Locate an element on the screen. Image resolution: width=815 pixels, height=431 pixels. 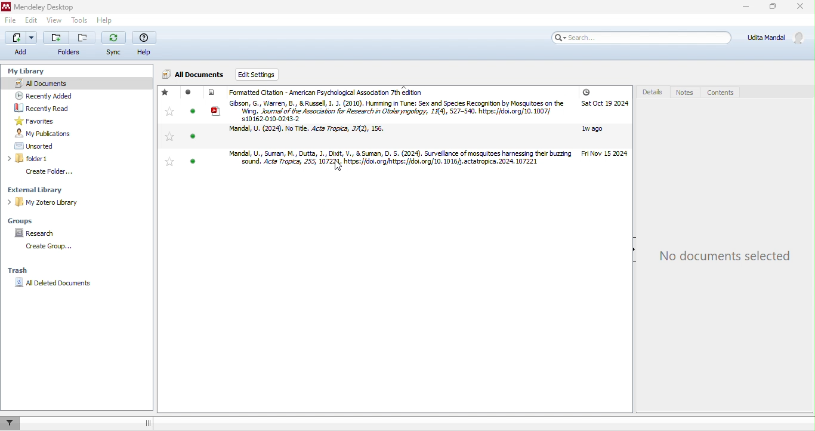
notes is located at coordinates (686, 93).